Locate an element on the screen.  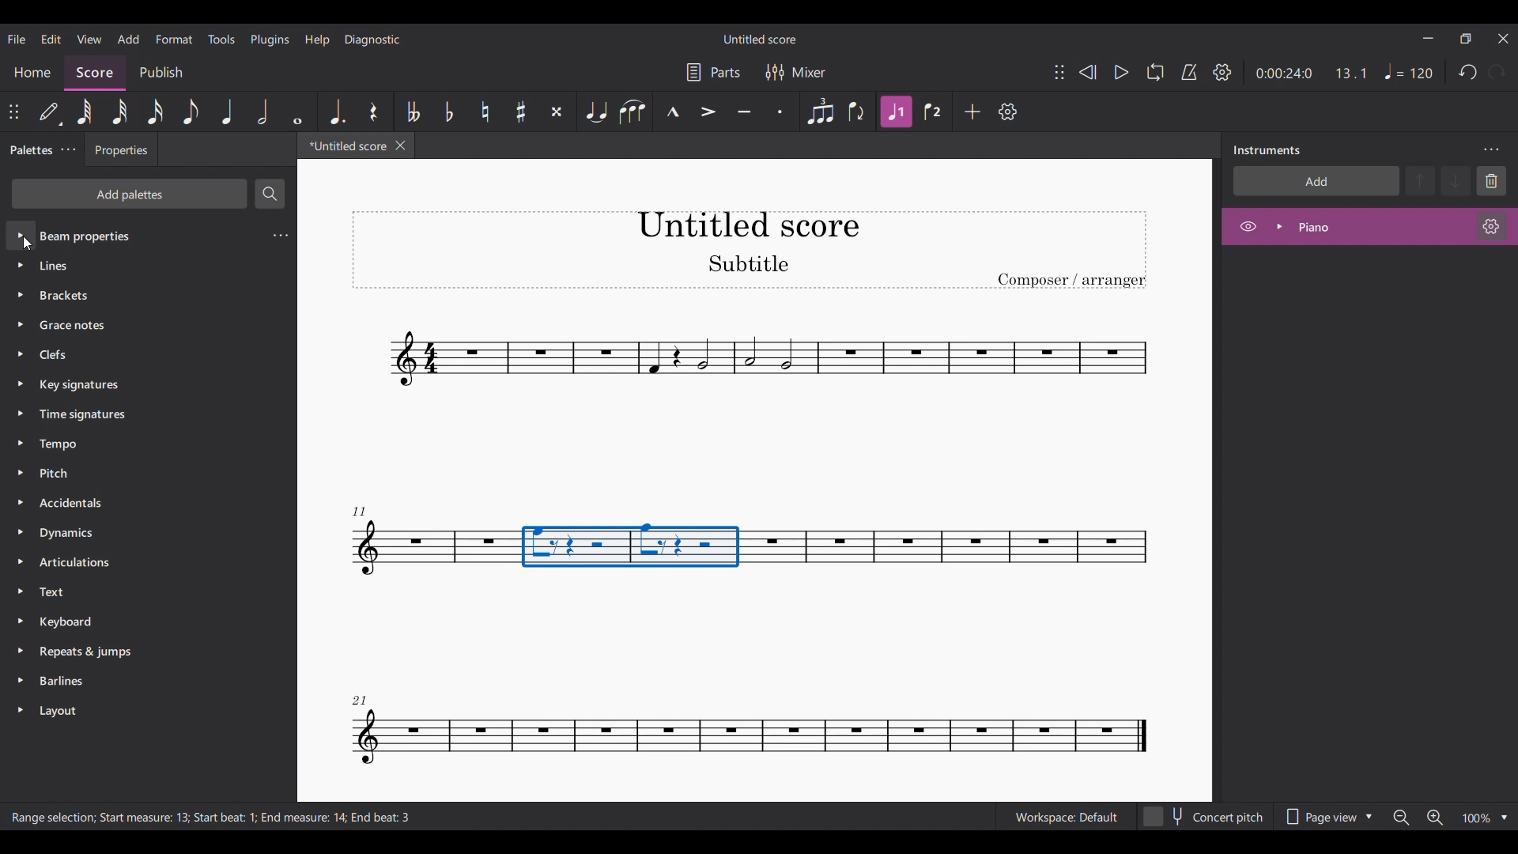
Toggle double sharp is located at coordinates (557, 111).